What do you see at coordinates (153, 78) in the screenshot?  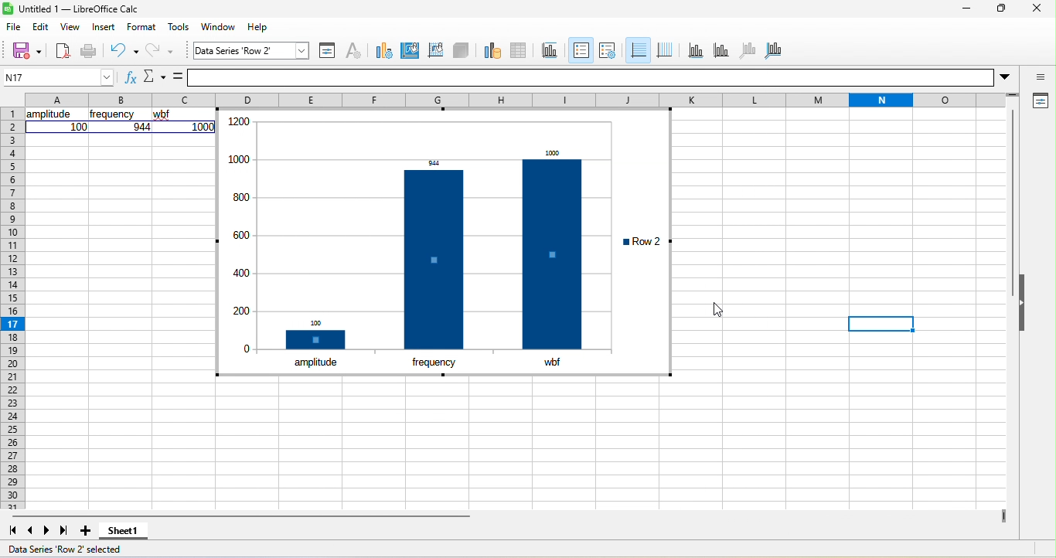 I see `select function` at bounding box center [153, 78].